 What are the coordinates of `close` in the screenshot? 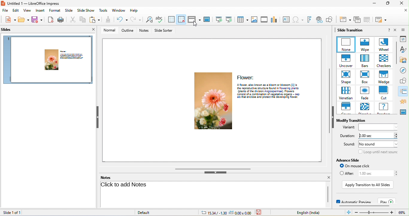 It's located at (94, 30).